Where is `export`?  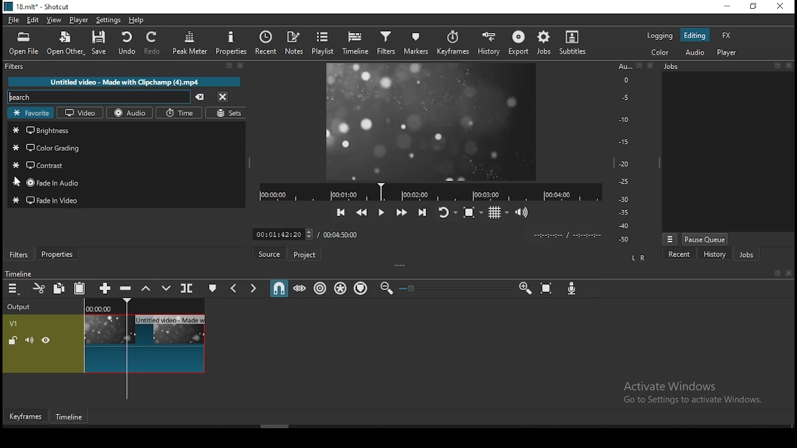
export is located at coordinates (517, 42).